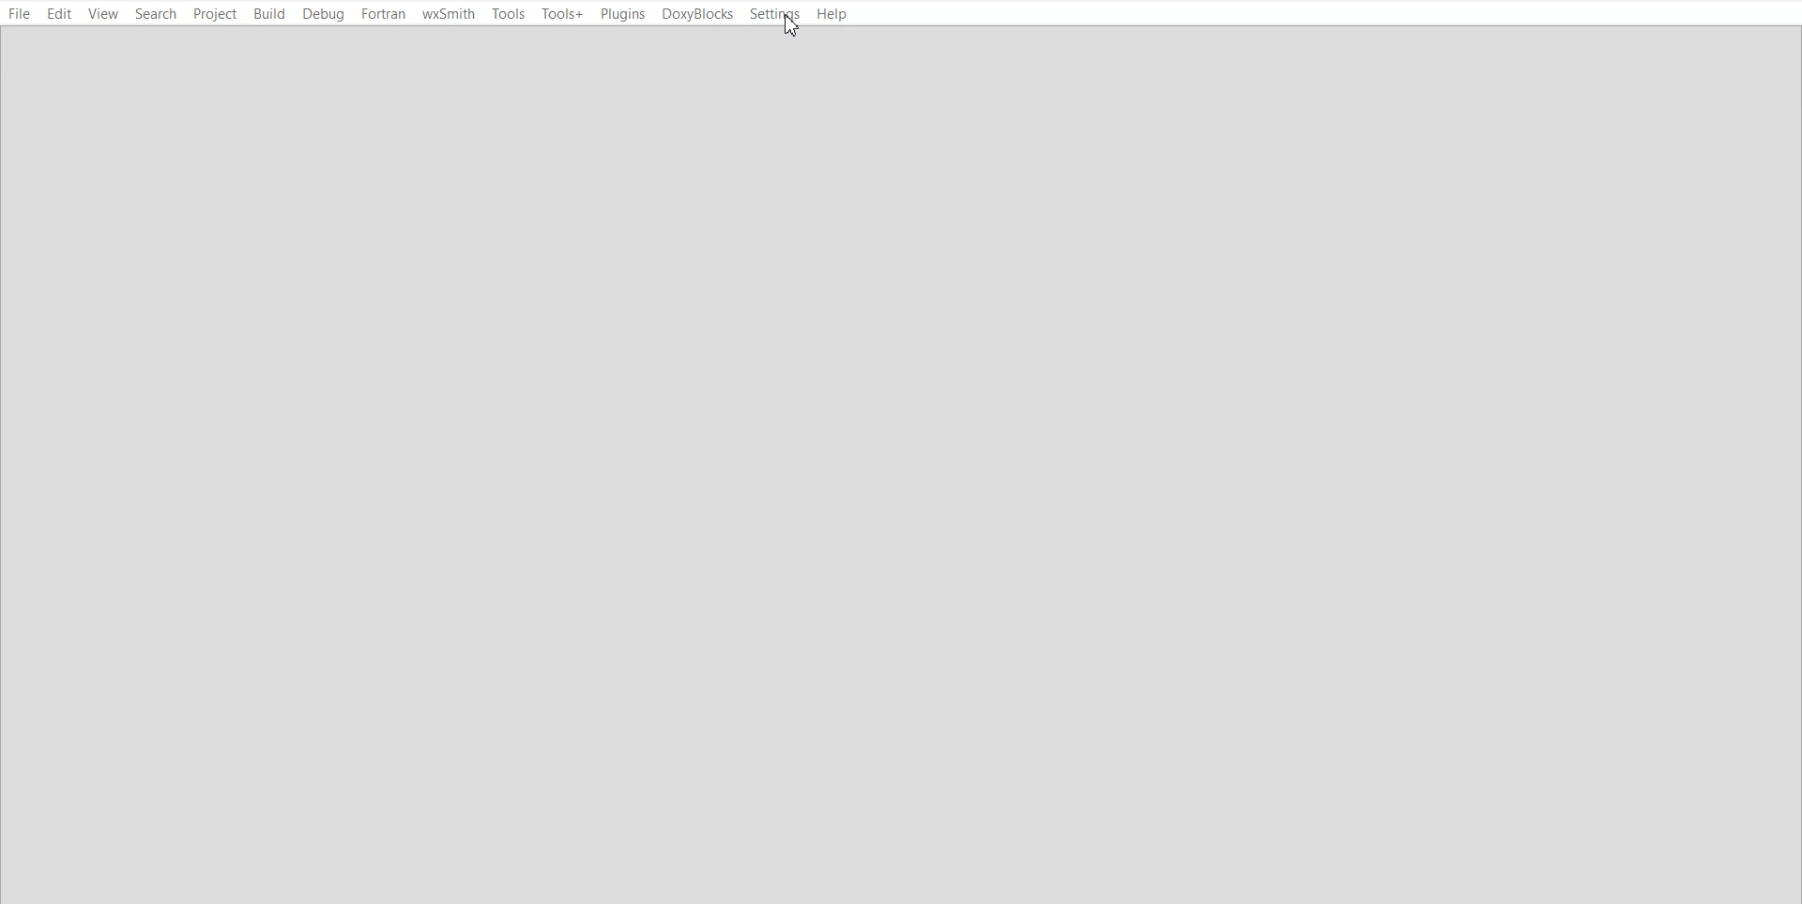  I want to click on Project, so click(216, 14).